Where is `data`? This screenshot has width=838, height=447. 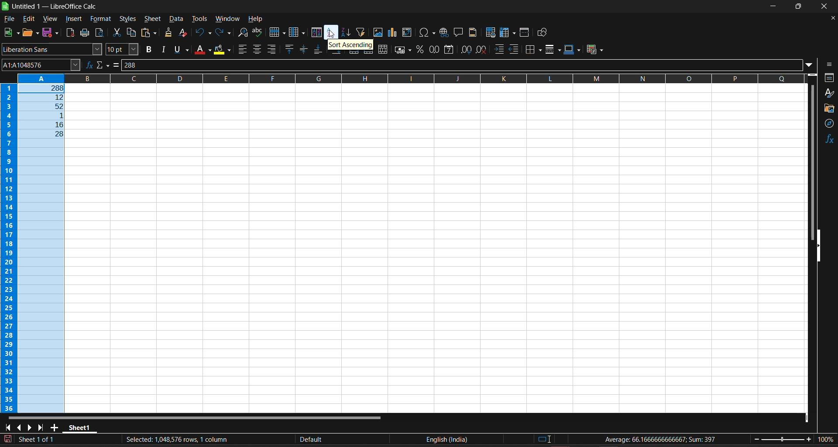 data is located at coordinates (177, 20).